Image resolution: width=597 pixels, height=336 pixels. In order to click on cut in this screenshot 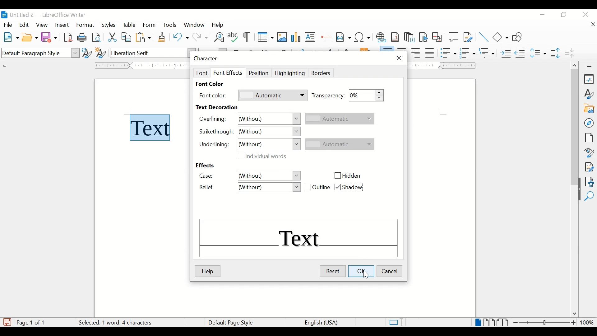, I will do `click(113, 37)`.